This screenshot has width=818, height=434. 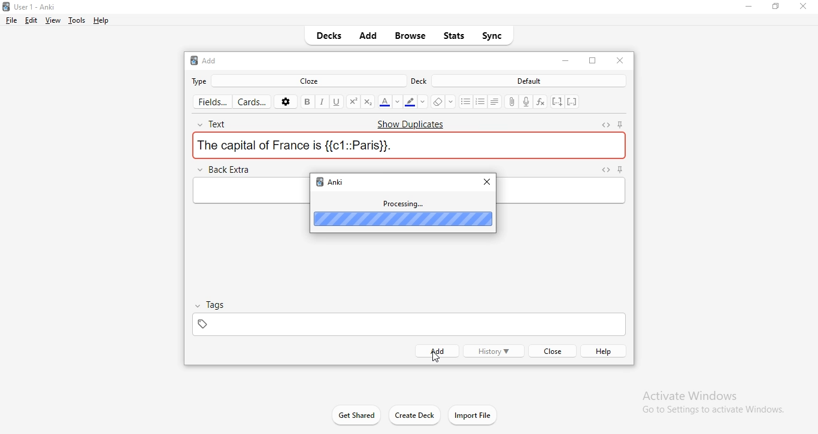 I want to click on underline, so click(x=338, y=101).